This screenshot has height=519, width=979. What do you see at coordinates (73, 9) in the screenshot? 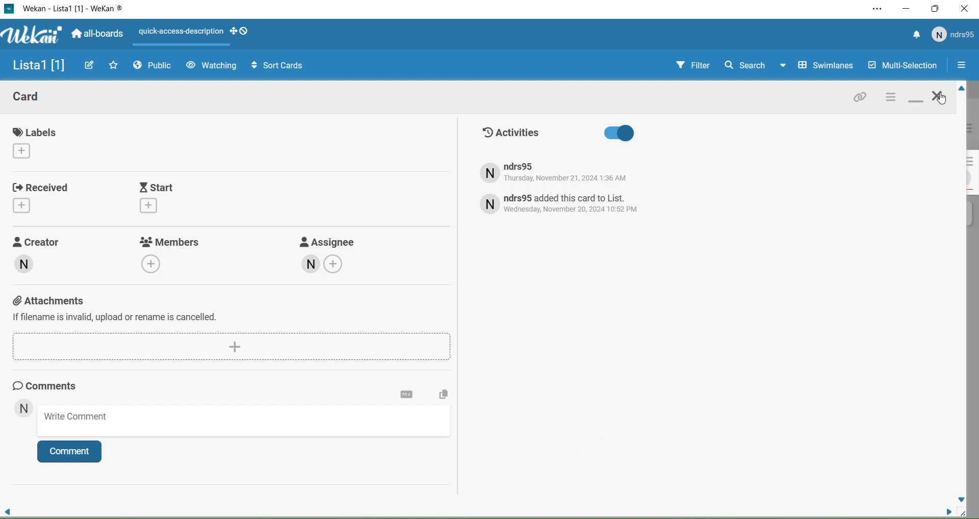
I see `Wekan` at bounding box center [73, 9].